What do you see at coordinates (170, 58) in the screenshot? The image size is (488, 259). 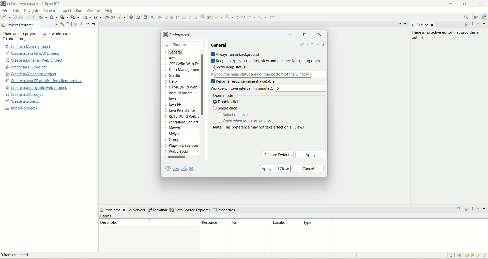 I see `ant` at bounding box center [170, 58].